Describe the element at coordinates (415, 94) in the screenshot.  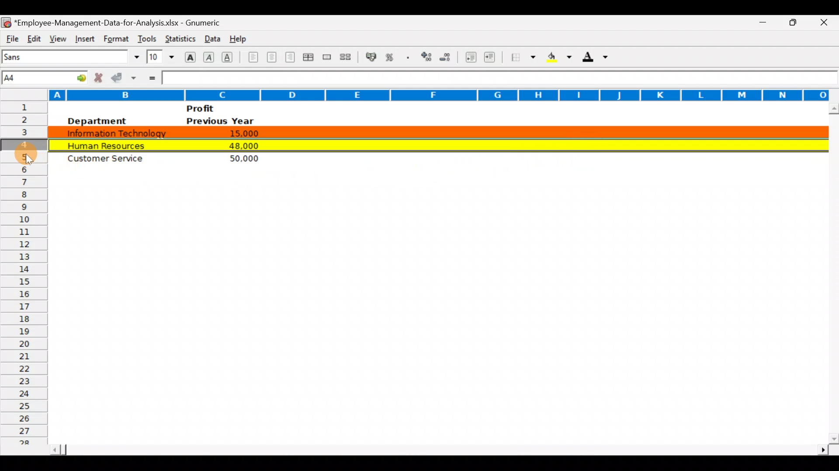
I see `Columns` at that location.